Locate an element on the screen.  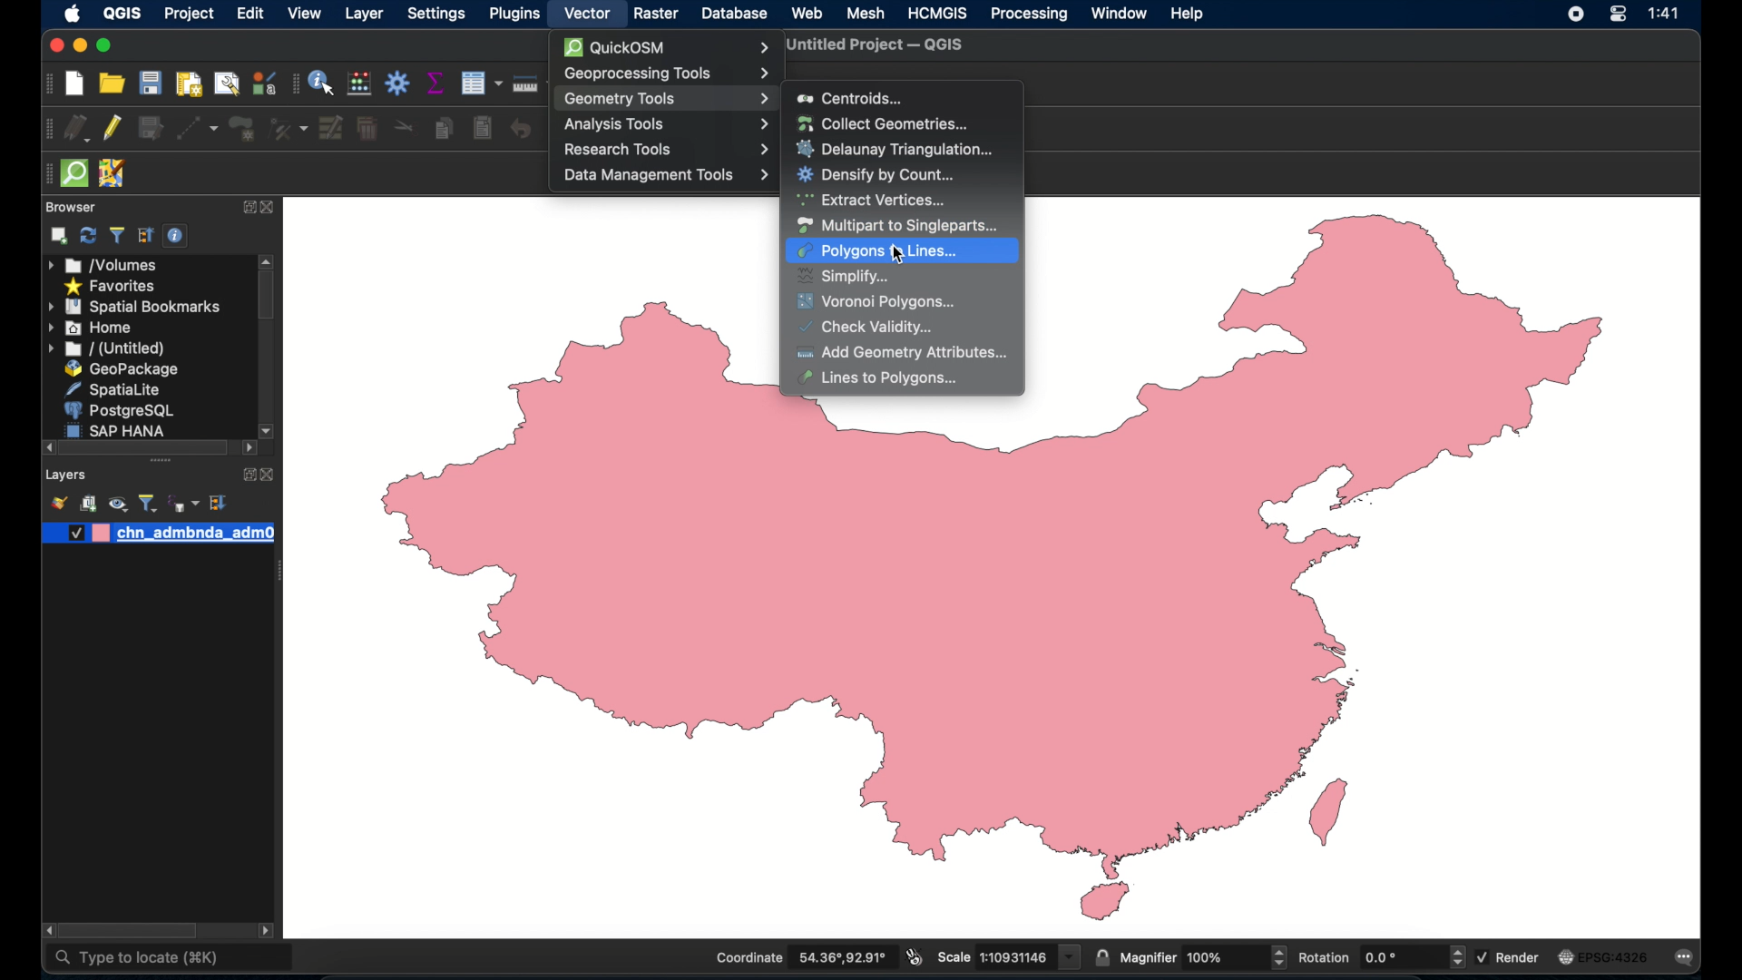
plugins is located at coordinates (513, 14).